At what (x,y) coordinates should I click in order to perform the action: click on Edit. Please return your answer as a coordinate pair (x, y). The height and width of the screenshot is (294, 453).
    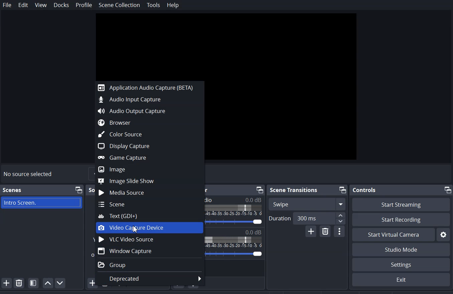
    Looking at the image, I should click on (24, 5).